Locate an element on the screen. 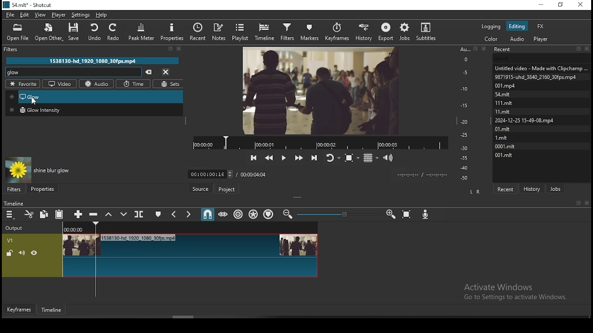  peak meter is located at coordinates (172, 31).